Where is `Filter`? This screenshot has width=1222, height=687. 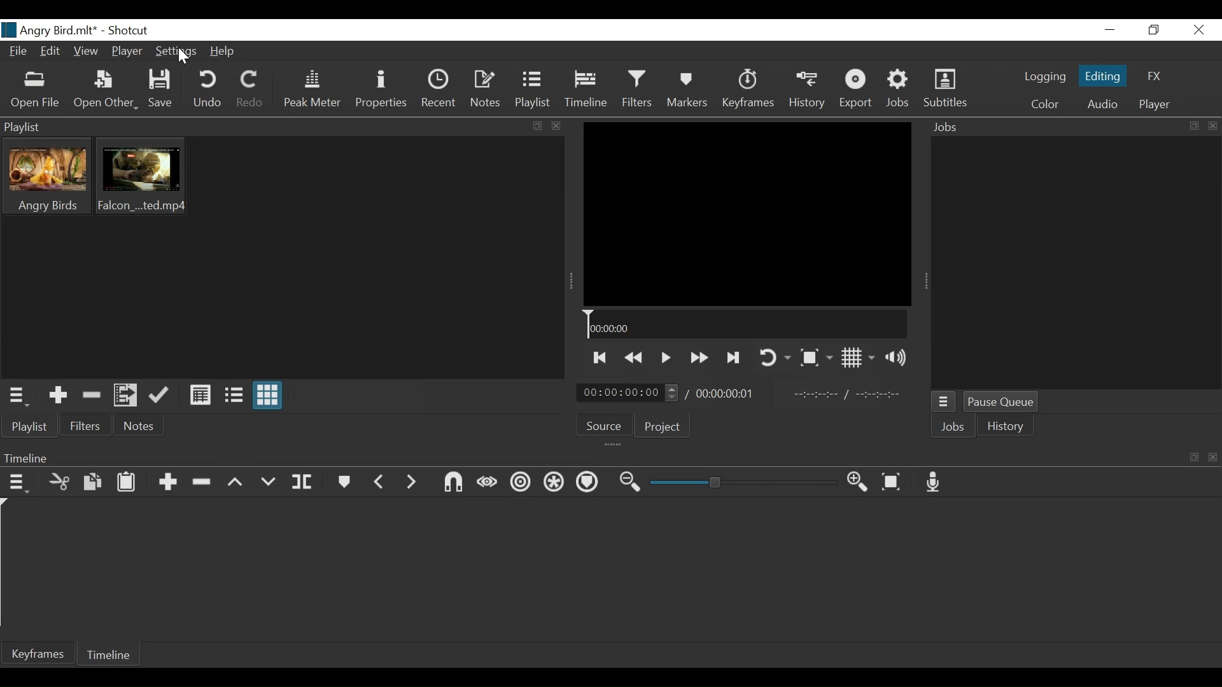
Filter is located at coordinates (86, 426).